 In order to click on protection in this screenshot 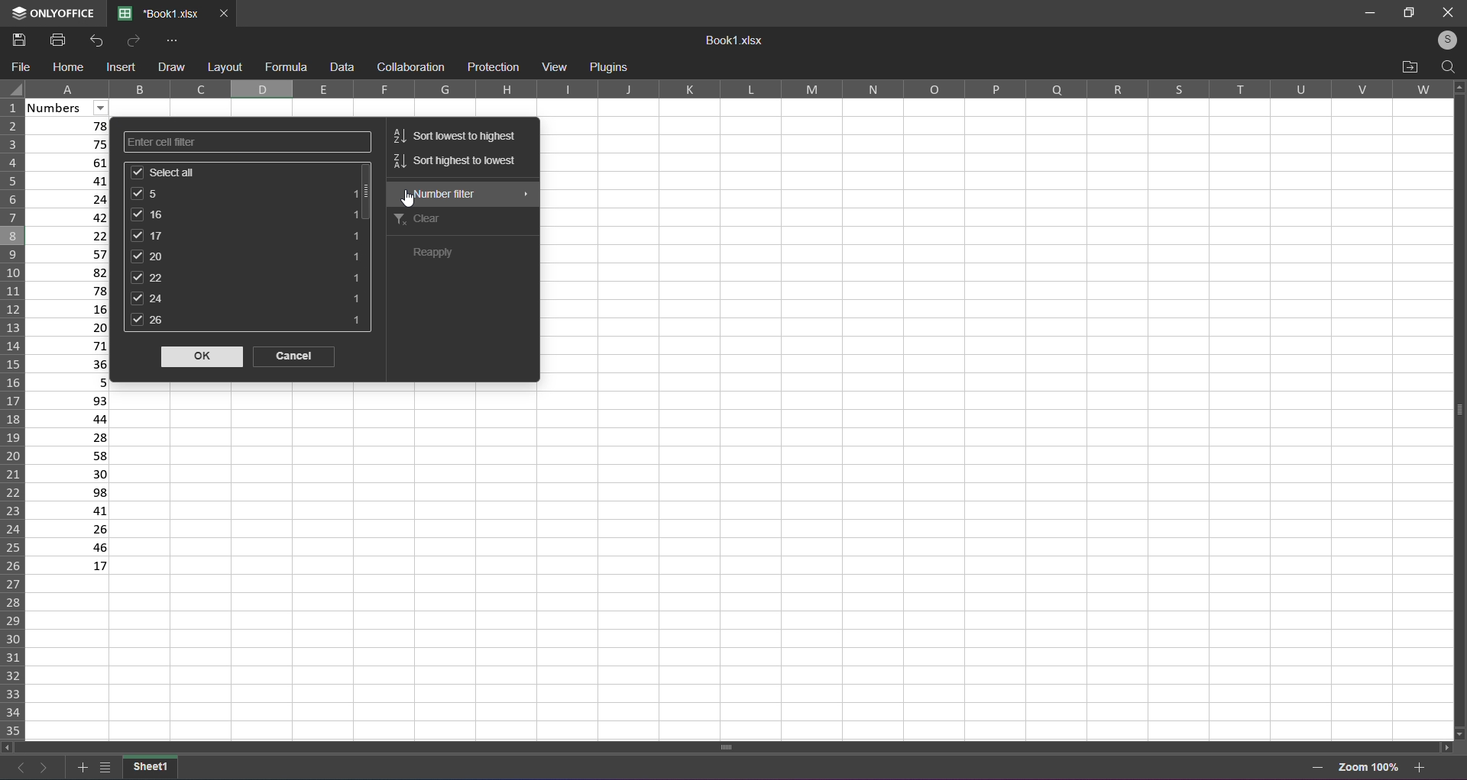, I will do `click(494, 66)`.